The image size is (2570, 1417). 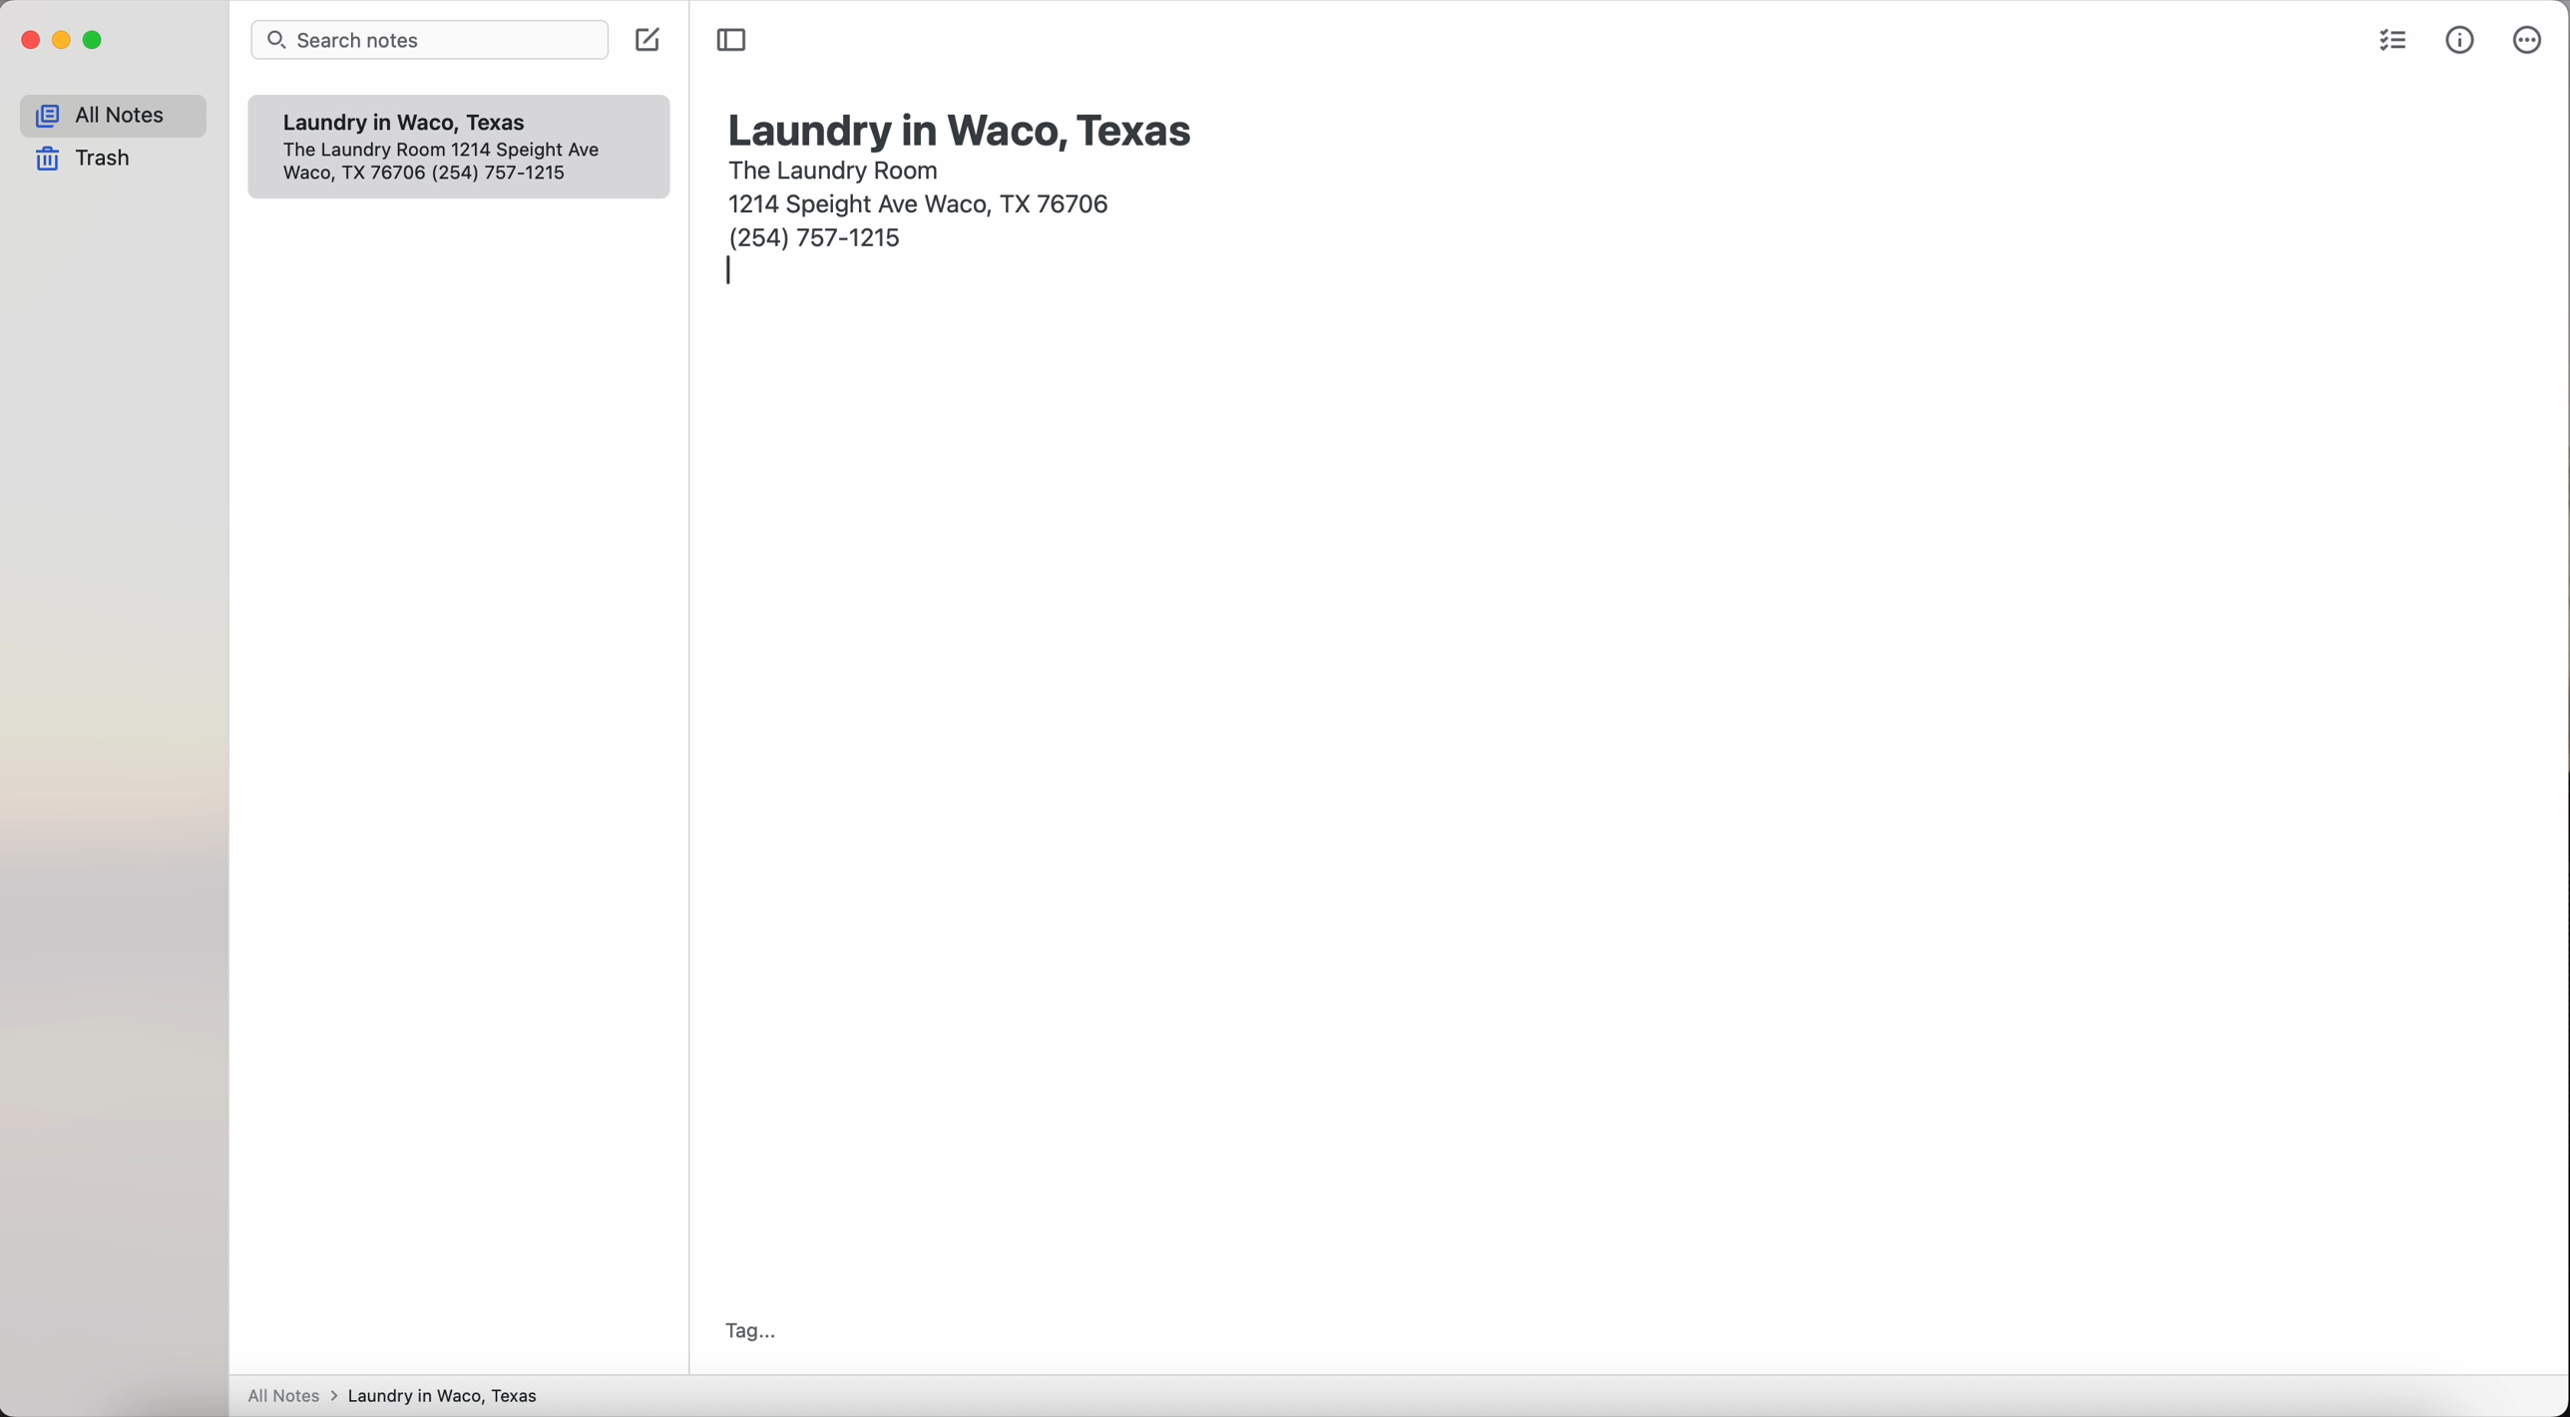 I want to click on check list, so click(x=2388, y=44).